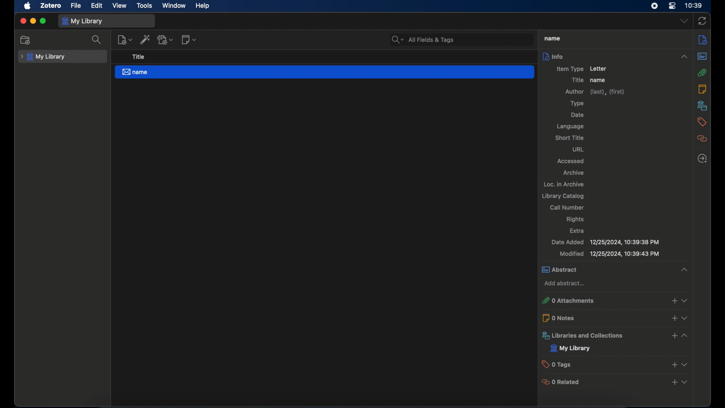  What do you see at coordinates (203, 6) in the screenshot?
I see `help` at bounding box center [203, 6].